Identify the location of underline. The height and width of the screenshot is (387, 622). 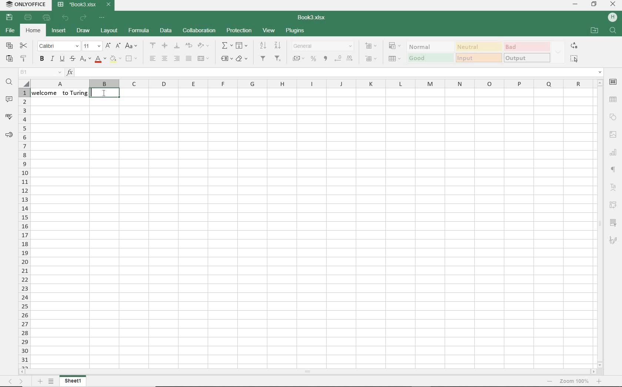
(63, 59).